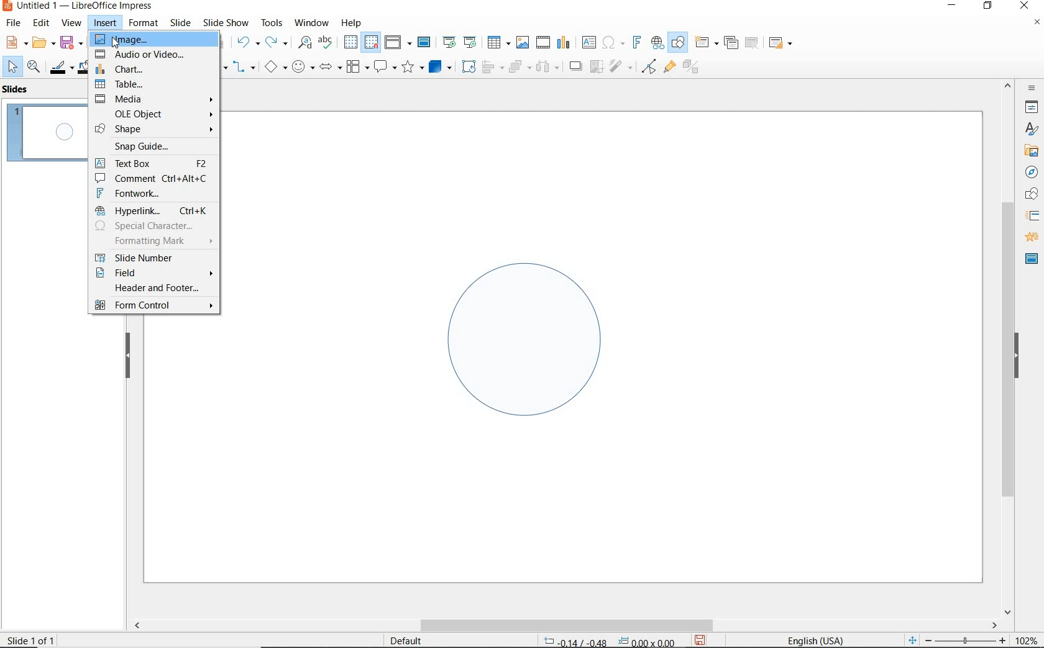  I want to click on show draw functions, so click(678, 43).